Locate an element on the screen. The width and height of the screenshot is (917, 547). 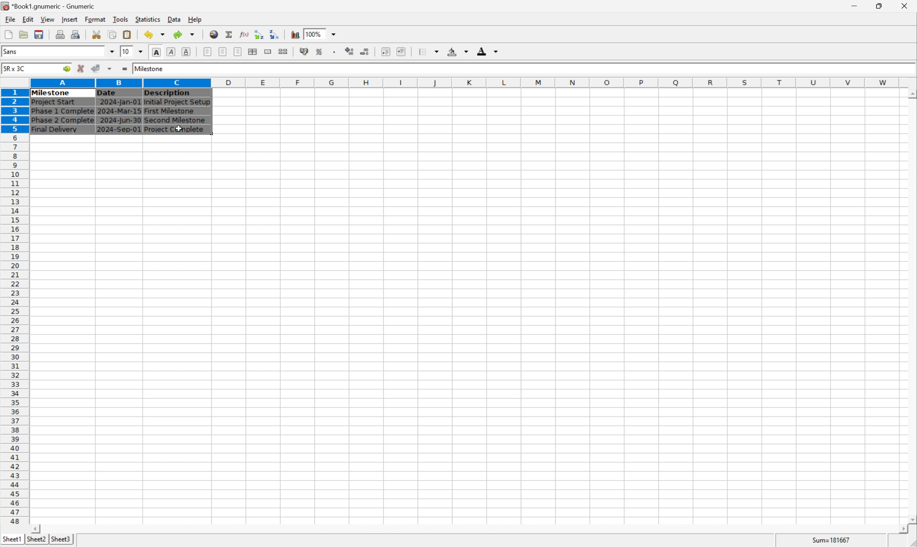
drop down is located at coordinates (334, 34).